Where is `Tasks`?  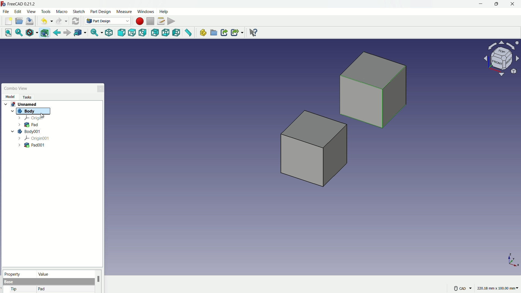
Tasks is located at coordinates (26, 97).